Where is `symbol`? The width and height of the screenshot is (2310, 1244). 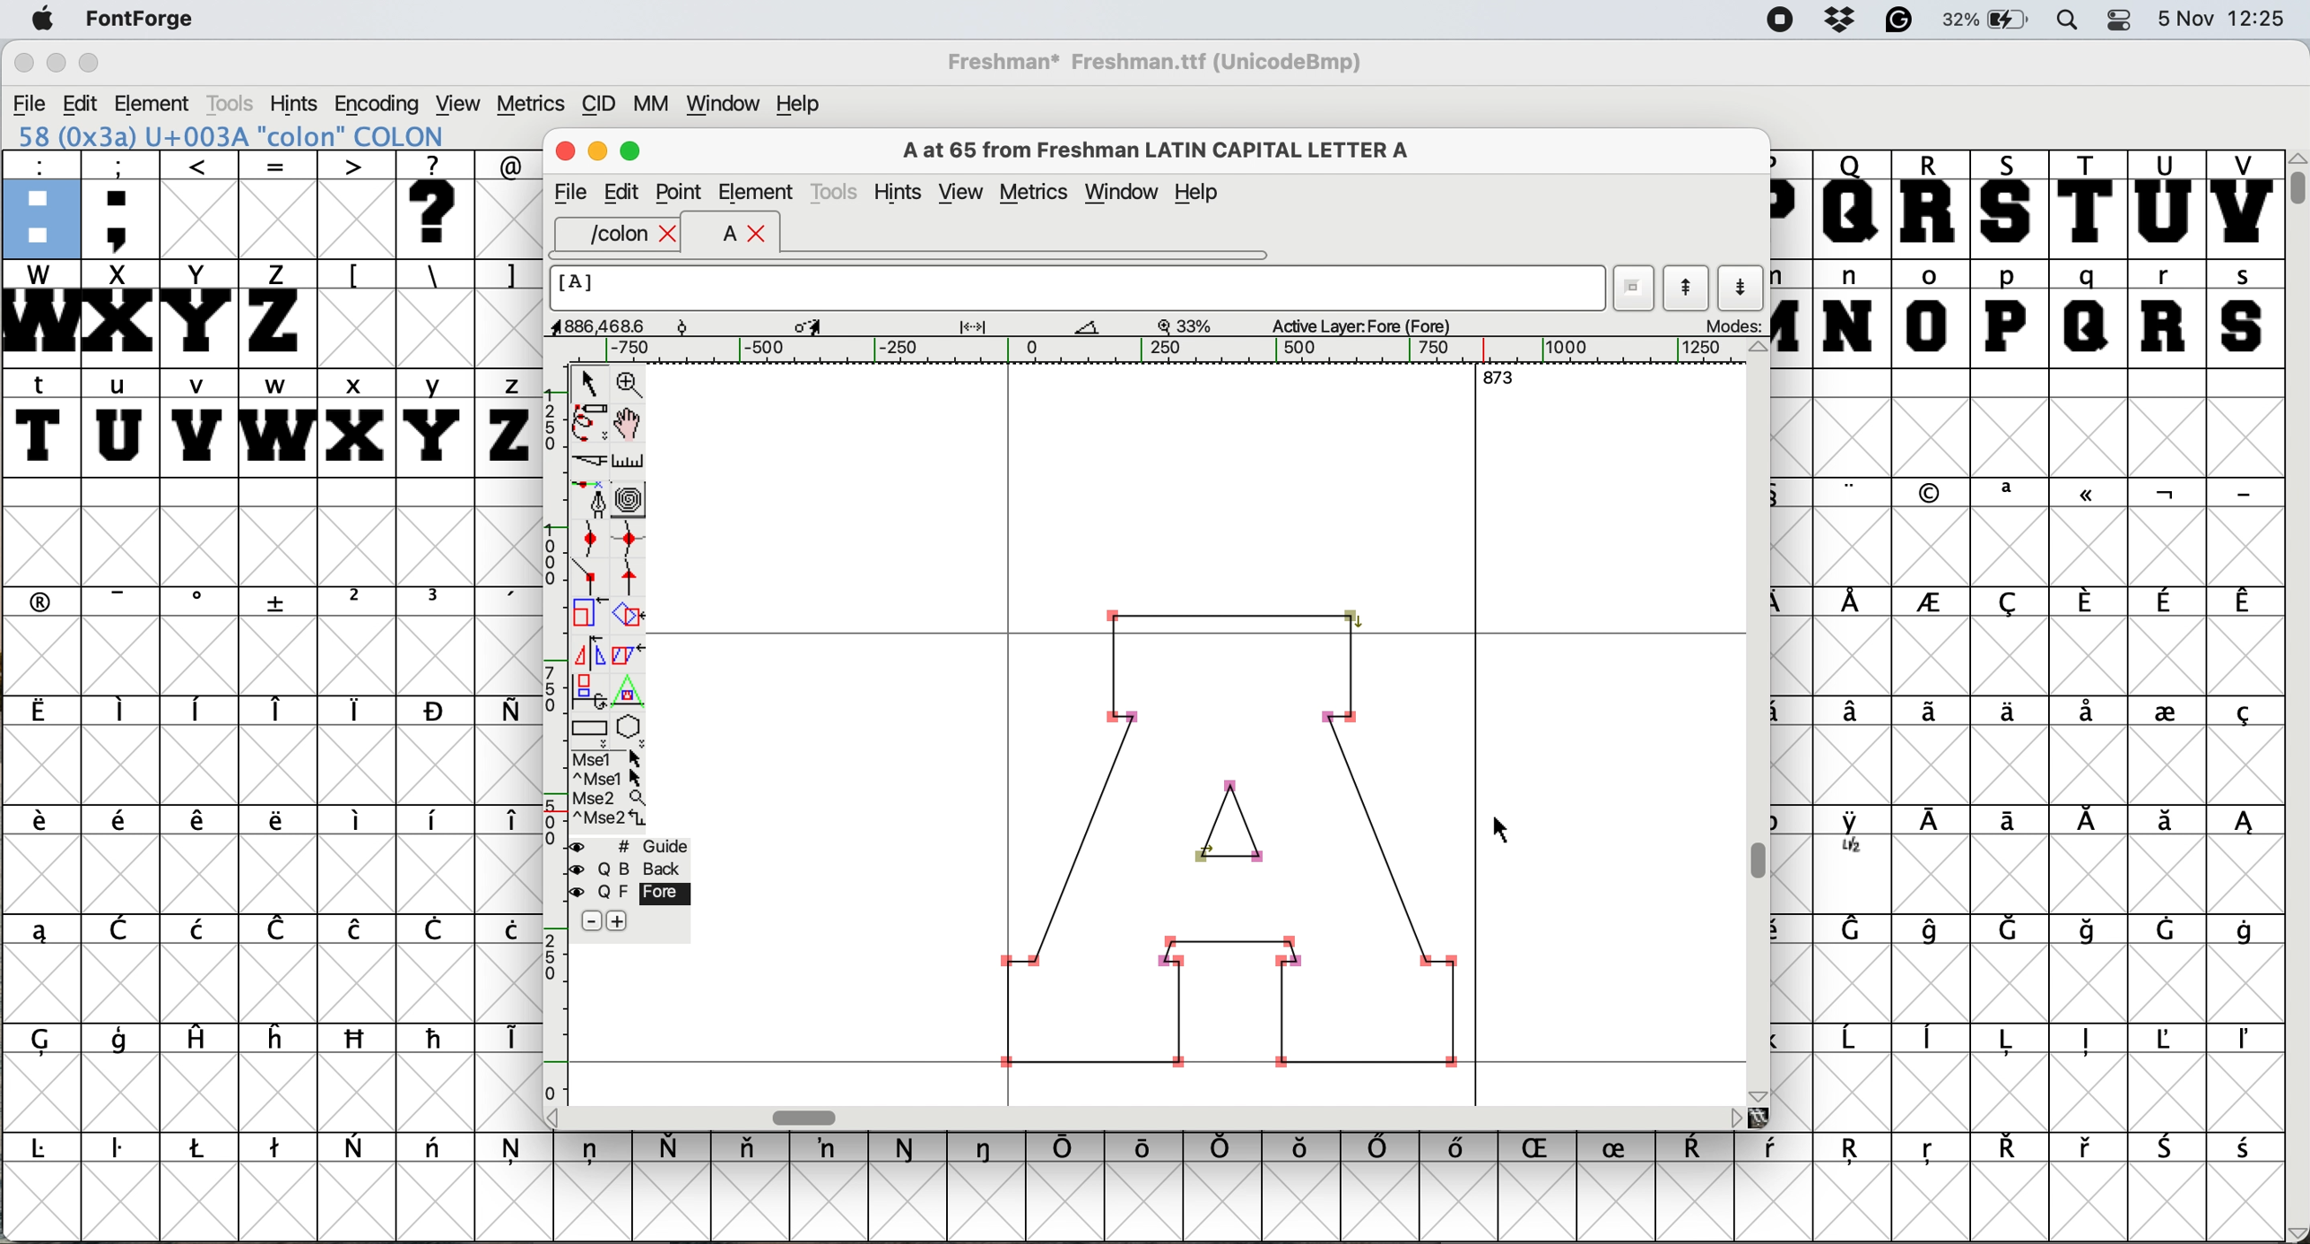
symbol is located at coordinates (201, 1148).